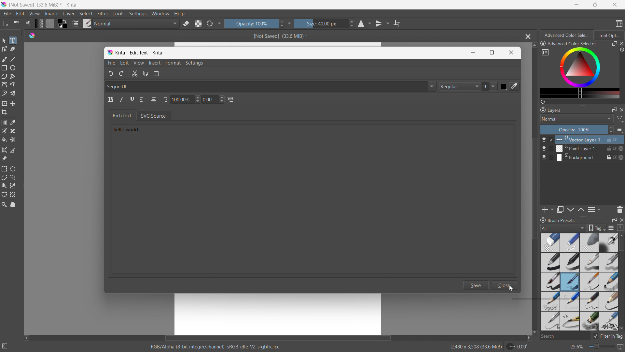 The width and height of the screenshot is (625, 352). I want to click on opacity control, so click(254, 23).